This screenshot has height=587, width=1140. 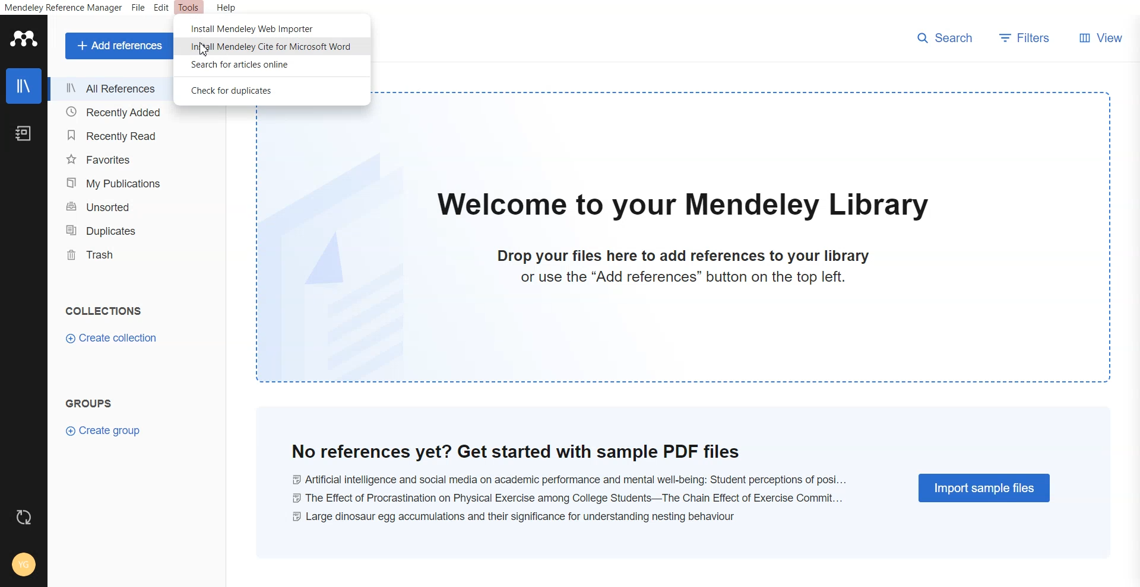 I want to click on Add references, so click(x=116, y=46).